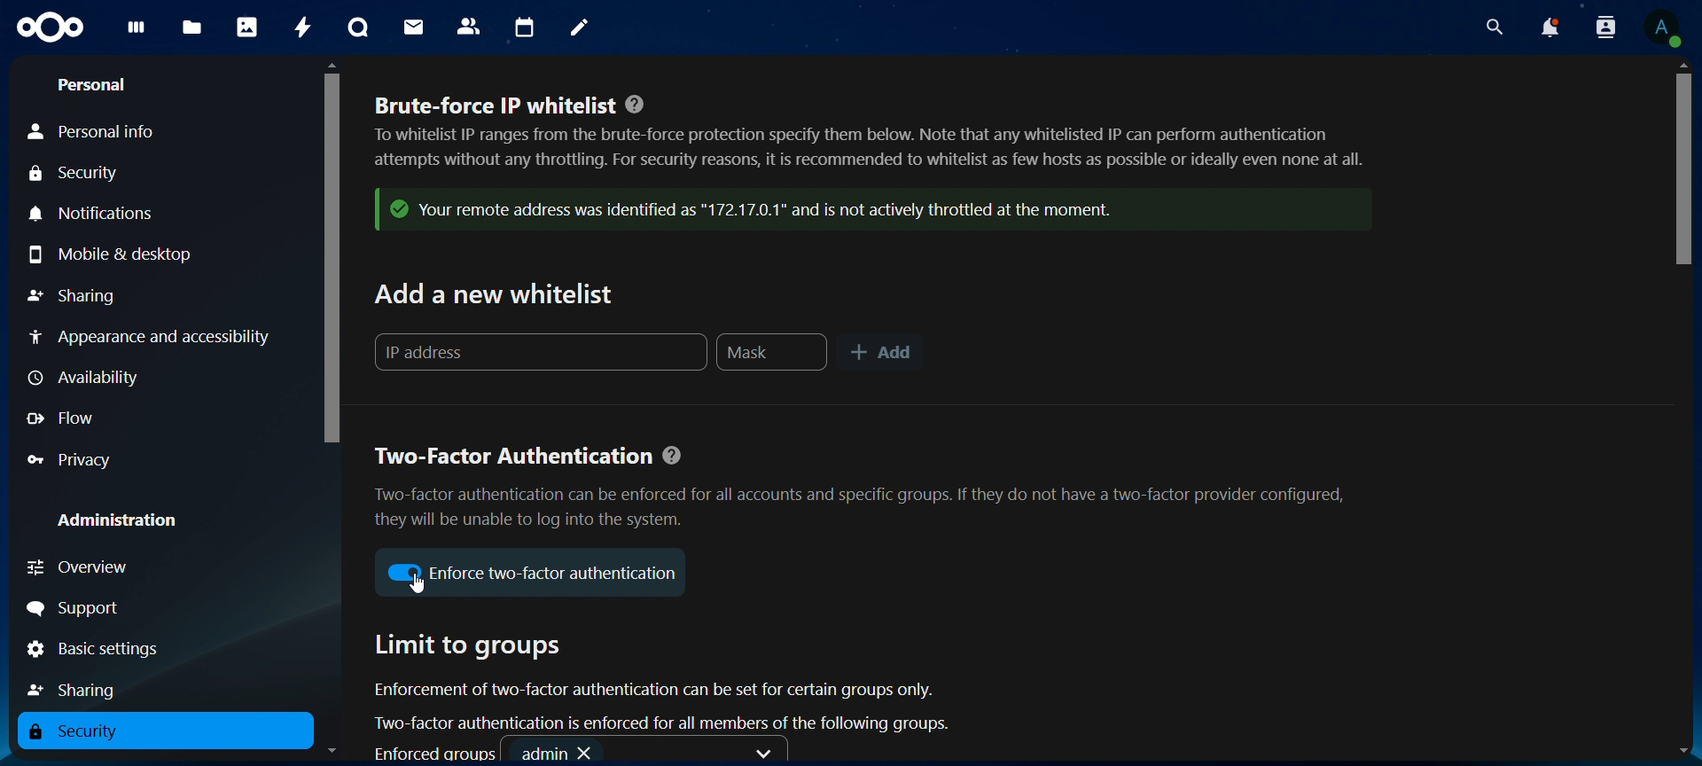  What do you see at coordinates (71, 461) in the screenshot?
I see `privacy` at bounding box center [71, 461].